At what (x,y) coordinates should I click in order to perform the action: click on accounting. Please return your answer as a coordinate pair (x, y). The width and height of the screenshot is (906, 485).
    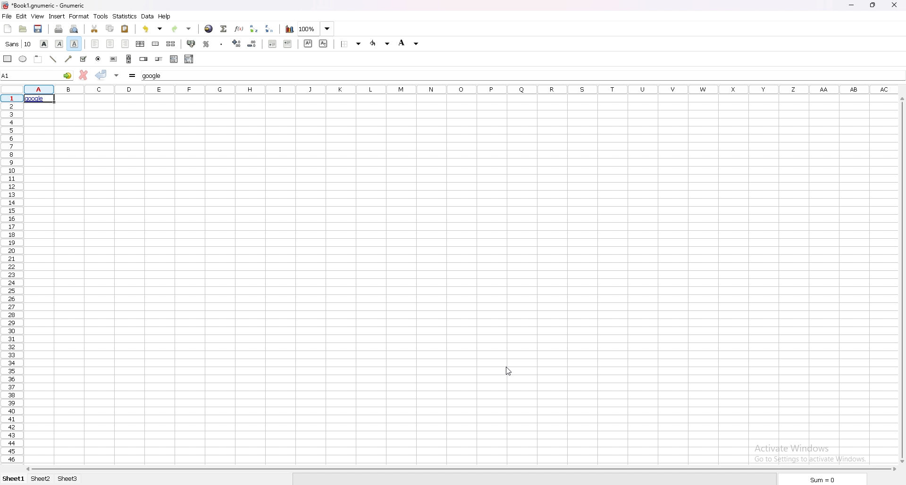
    Looking at the image, I should click on (192, 43).